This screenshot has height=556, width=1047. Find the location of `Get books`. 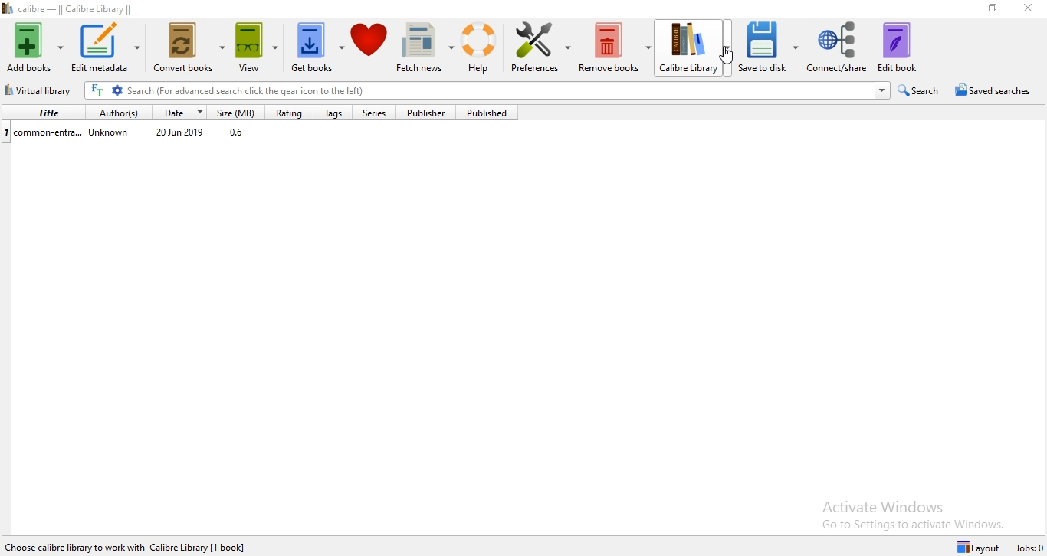

Get books is located at coordinates (317, 50).